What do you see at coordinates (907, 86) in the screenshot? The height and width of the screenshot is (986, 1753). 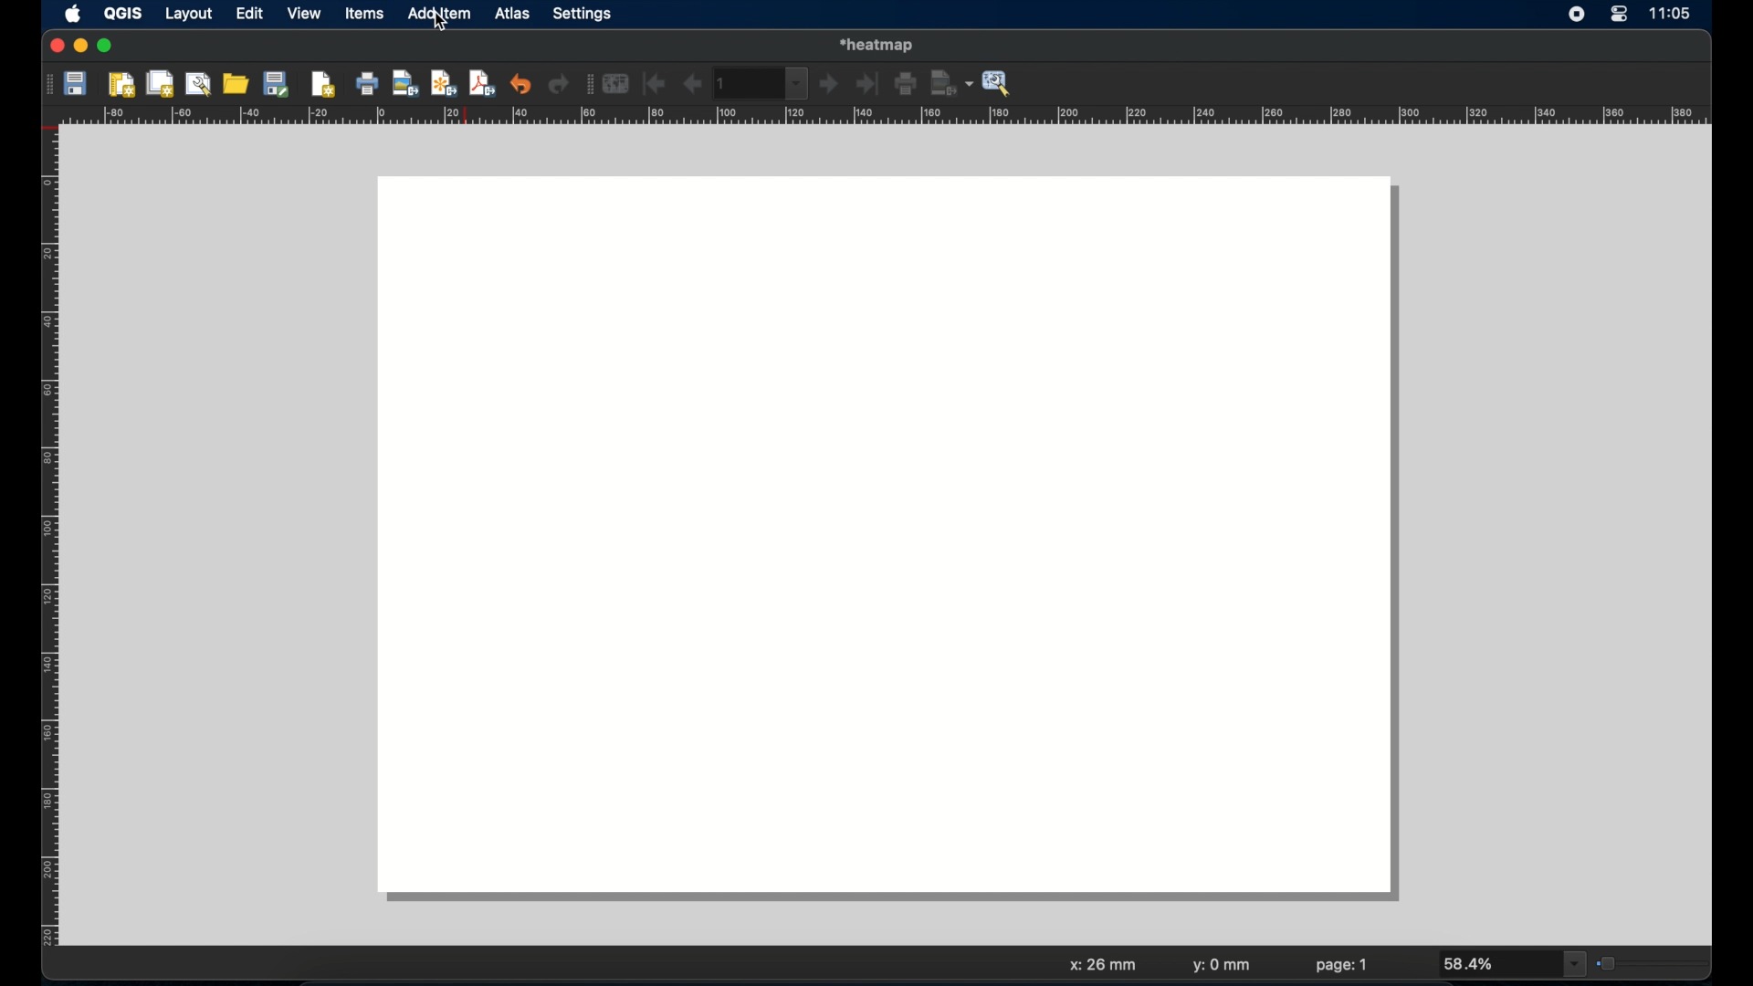 I see `print atlas` at bounding box center [907, 86].